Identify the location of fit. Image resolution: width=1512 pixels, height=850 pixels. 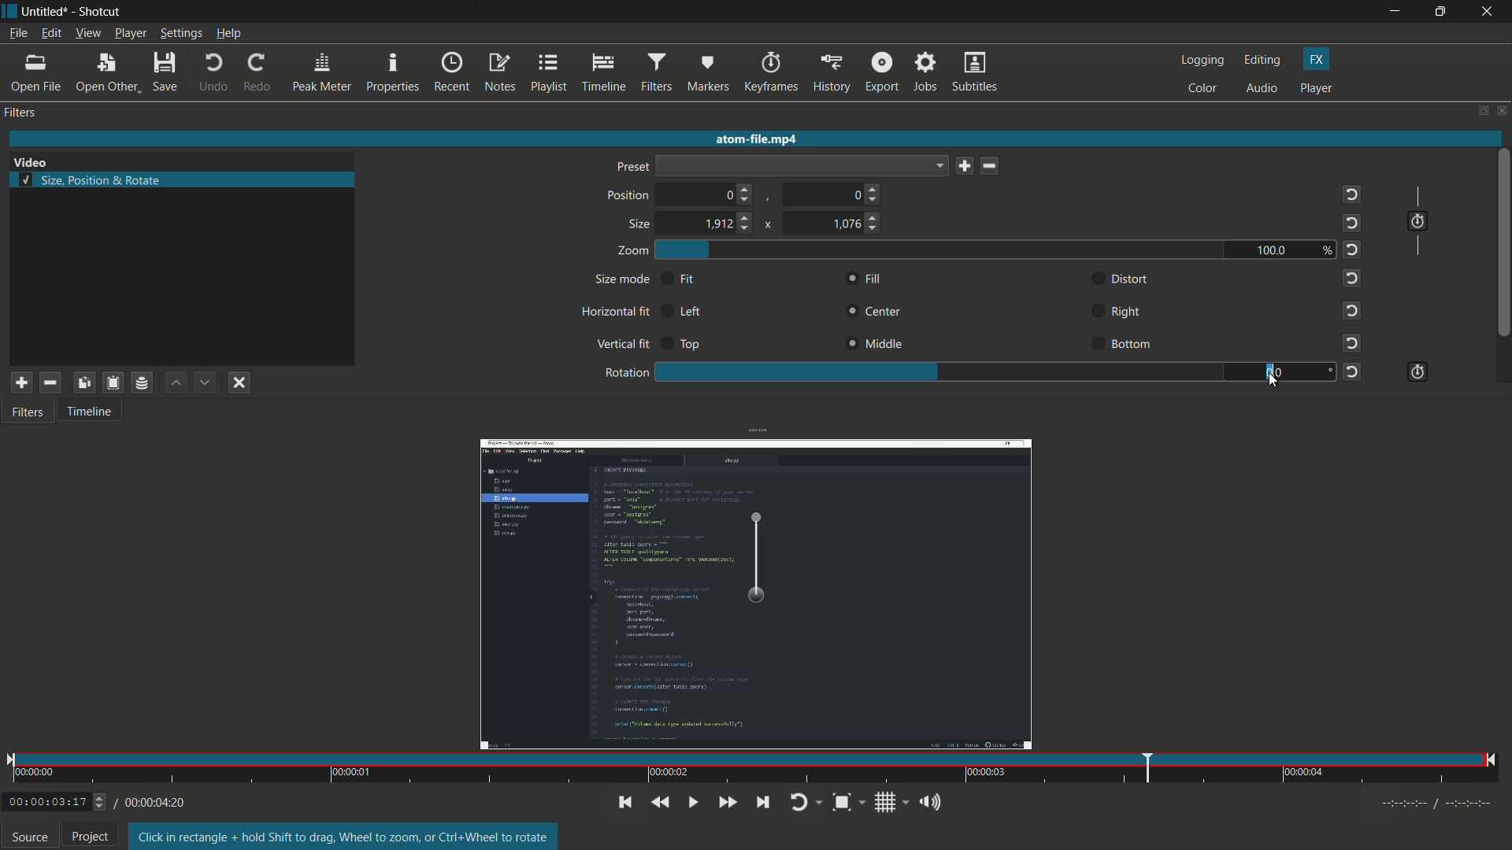
(684, 280).